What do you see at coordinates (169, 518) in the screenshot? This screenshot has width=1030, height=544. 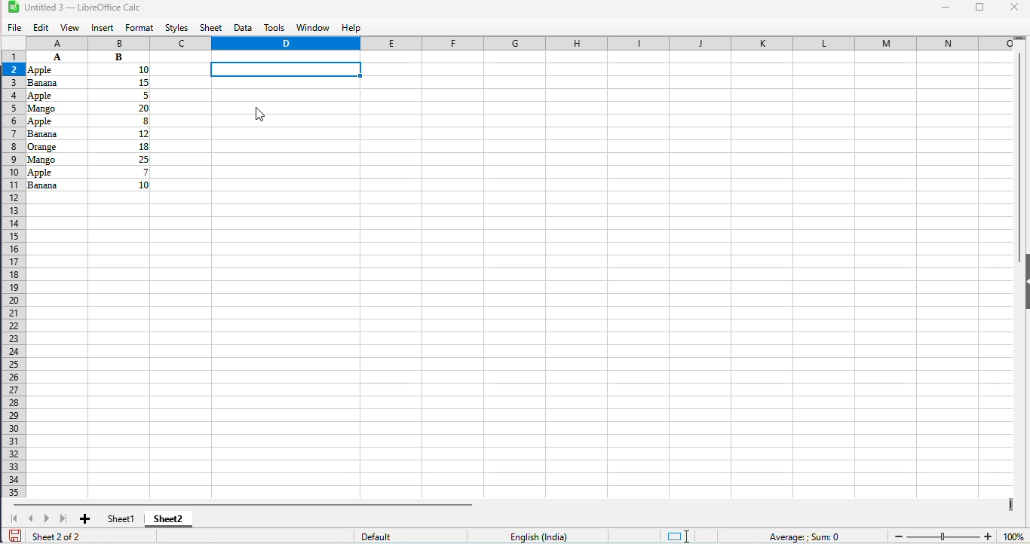 I see `sheet2` at bounding box center [169, 518].